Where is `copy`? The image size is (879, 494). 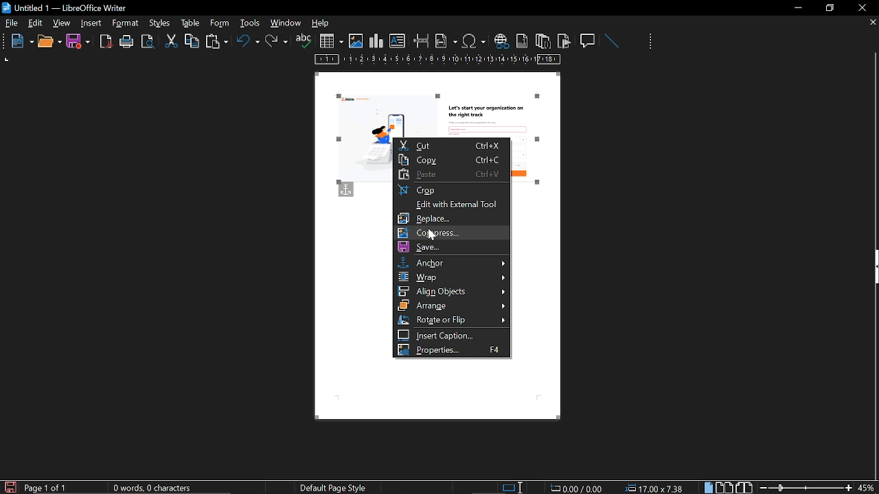
copy is located at coordinates (451, 159).